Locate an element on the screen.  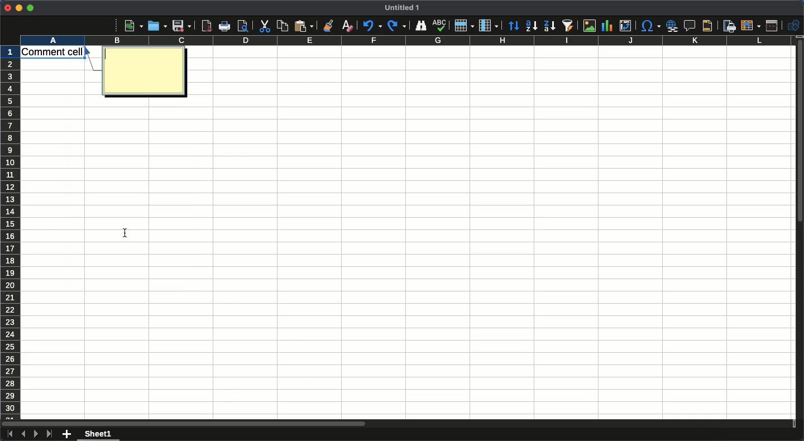
Character is located at coordinates (650, 27).